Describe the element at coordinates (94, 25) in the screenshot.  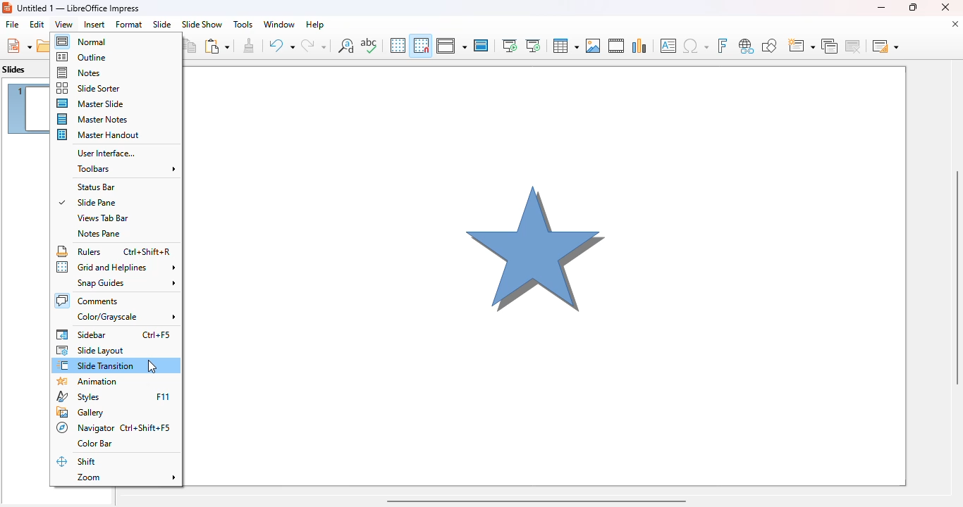
I see `insert` at that location.